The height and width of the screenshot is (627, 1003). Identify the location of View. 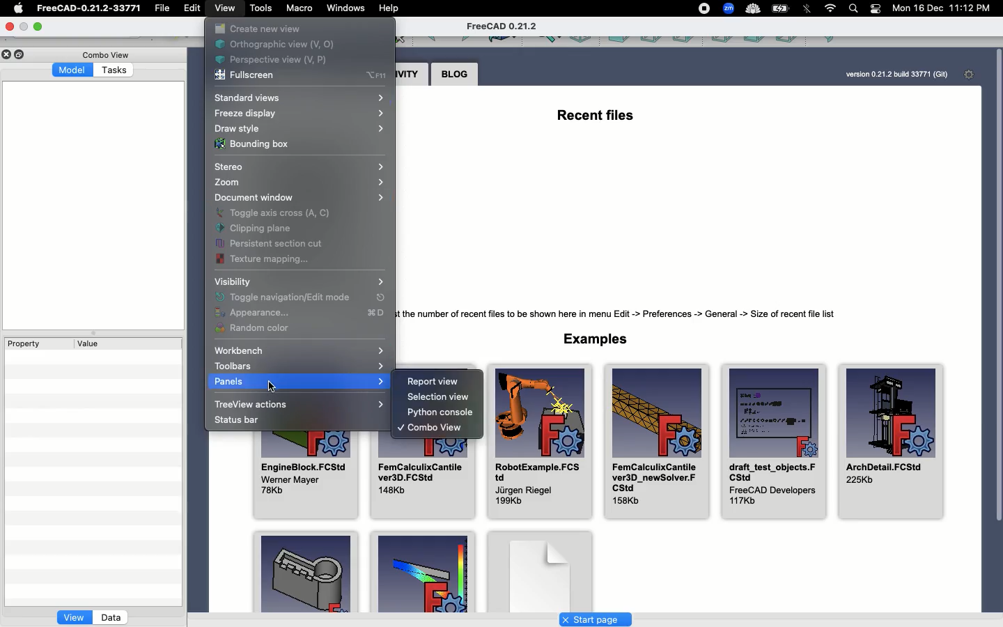
(227, 10).